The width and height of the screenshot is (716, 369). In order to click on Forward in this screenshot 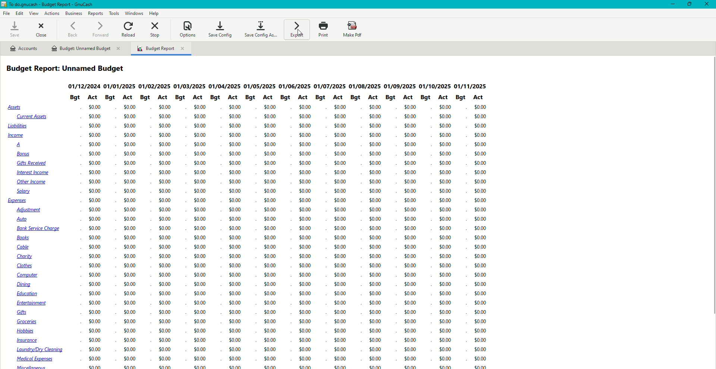, I will do `click(100, 29)`.